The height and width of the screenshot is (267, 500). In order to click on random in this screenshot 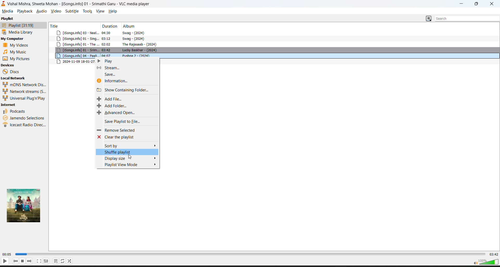, I will do `click(71, 261)`.